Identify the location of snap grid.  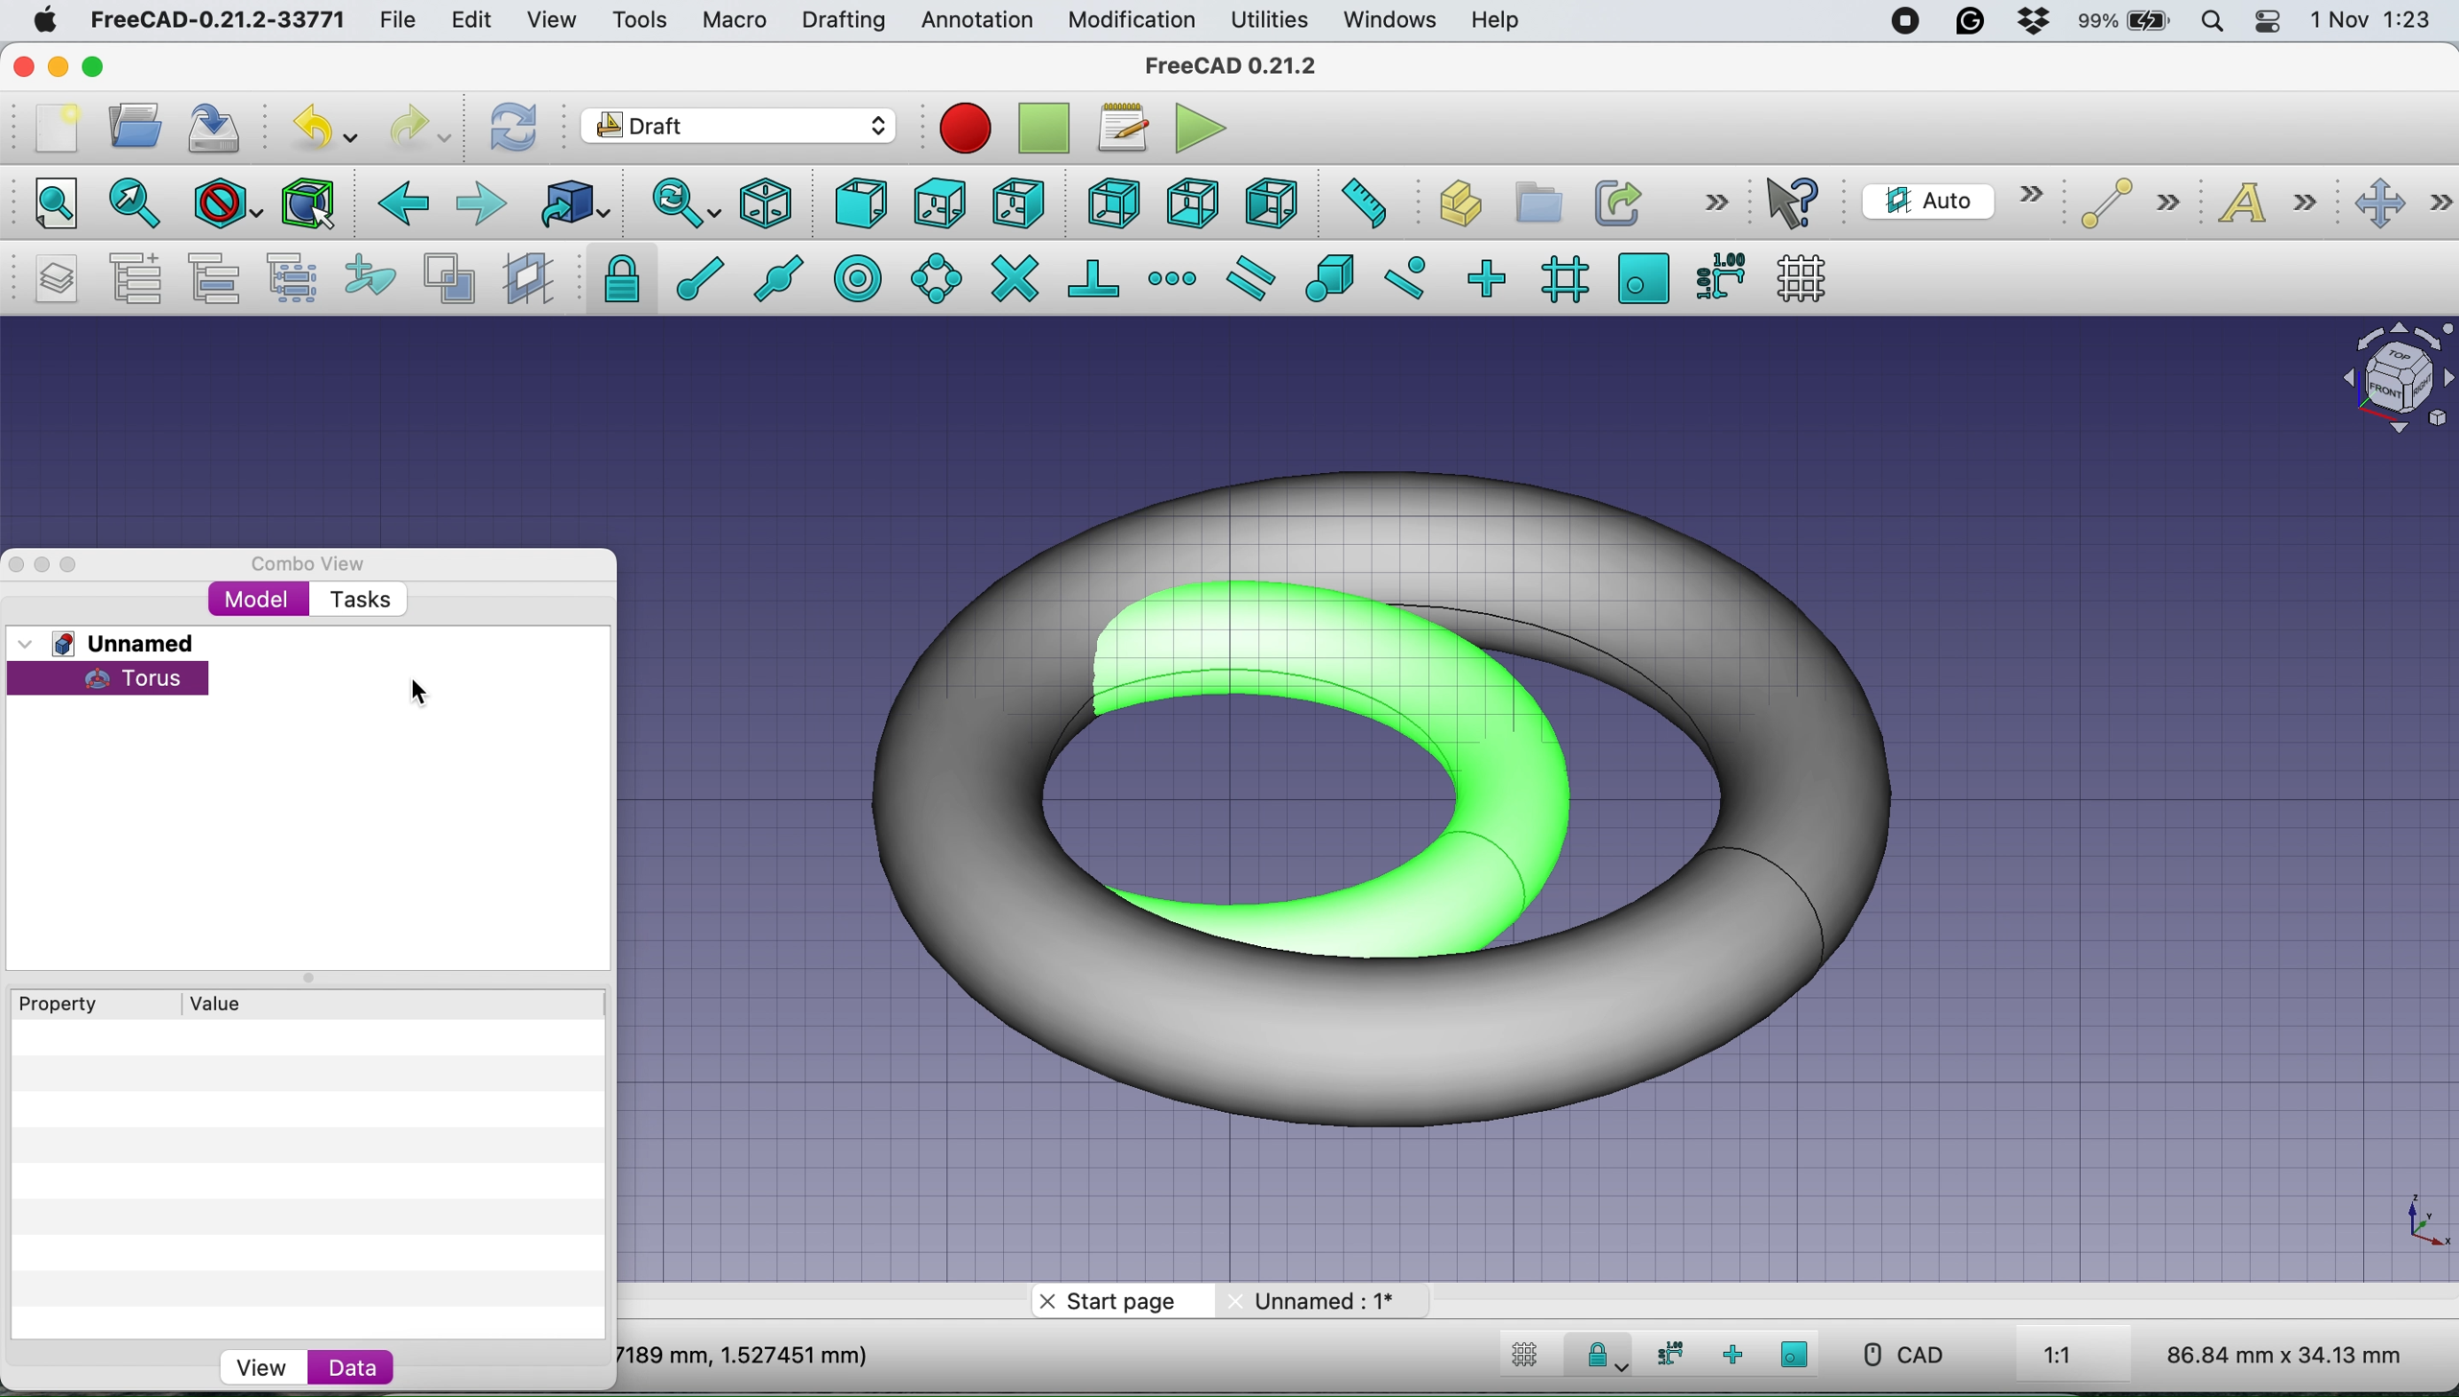
(1561, 281).